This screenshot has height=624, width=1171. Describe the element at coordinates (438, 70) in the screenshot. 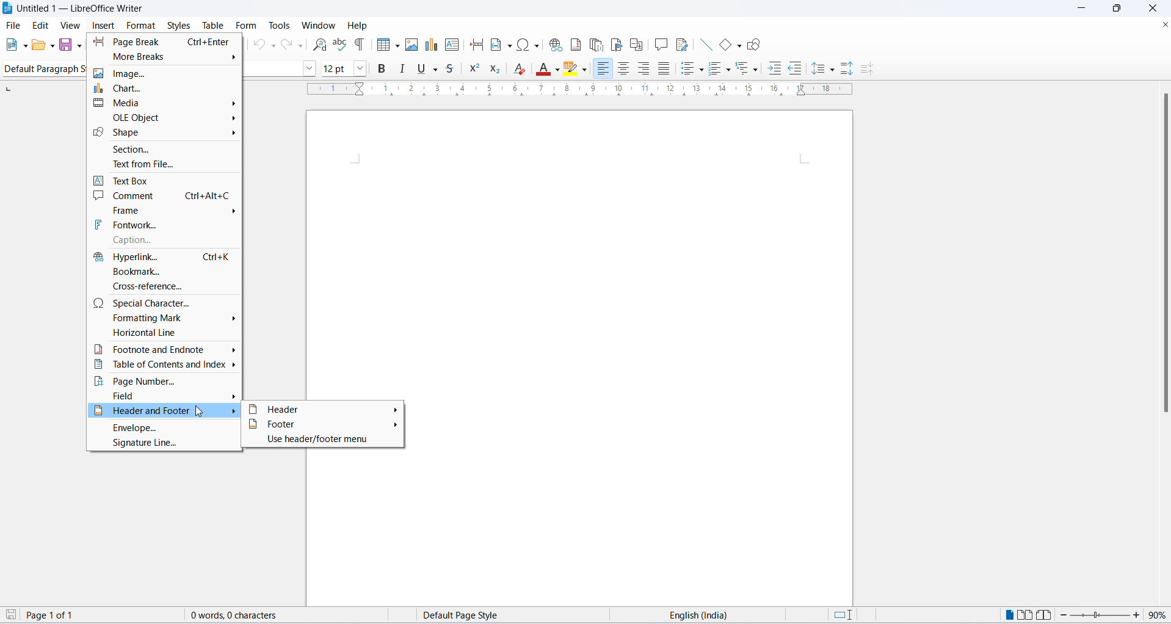

I see `underline options` at that location.